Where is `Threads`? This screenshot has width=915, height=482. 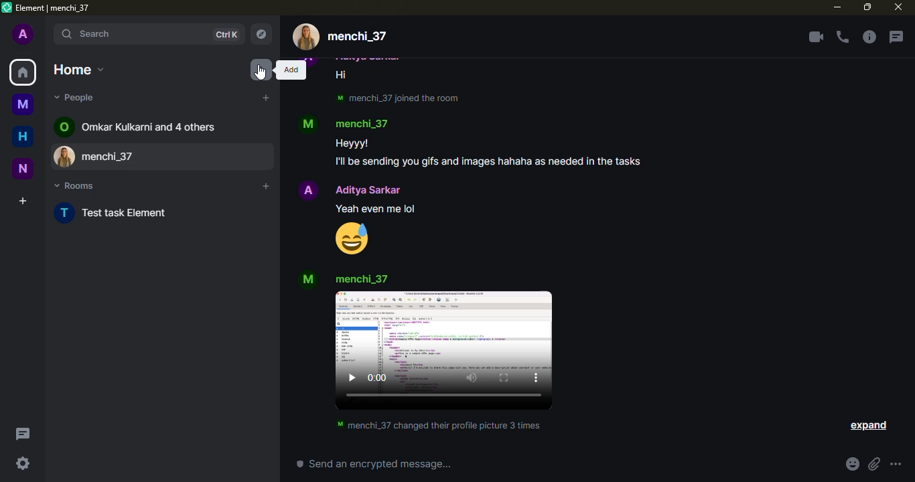 Threads is located at coordinates (23, 434).